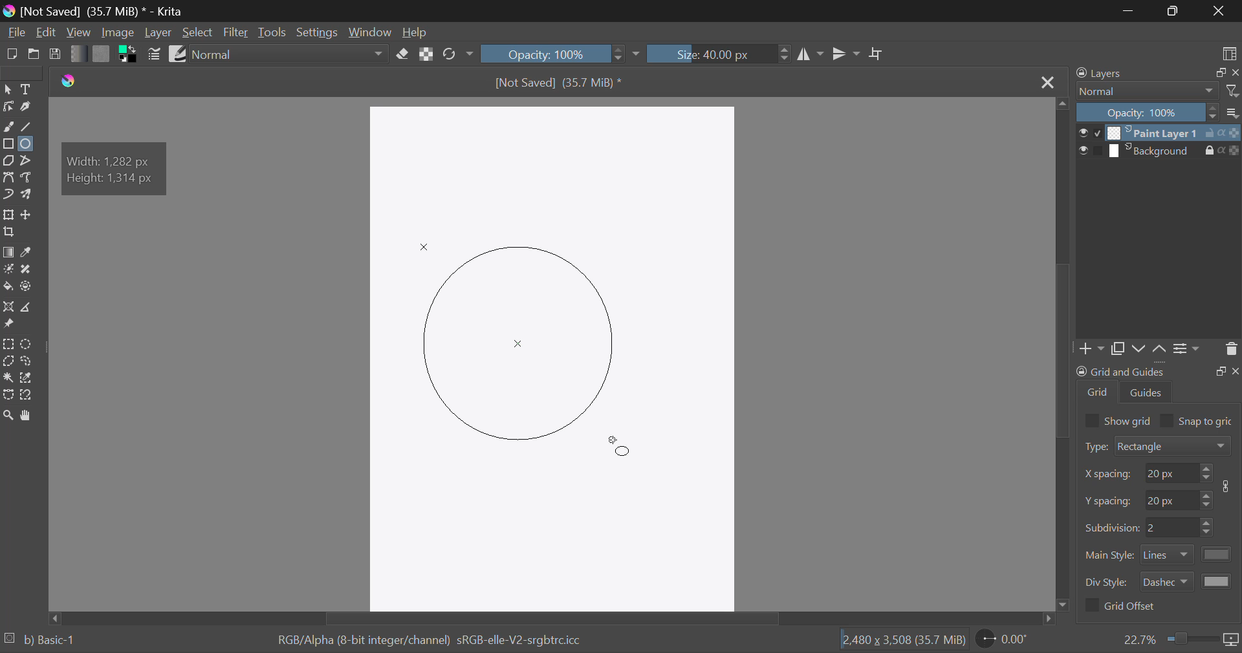 The width and height of the screenshot is (1242, 653). What do you see at coordinates (1119, 349) in the screenshot?
I see `Copy Layers` at bounding box center [1119, 349].